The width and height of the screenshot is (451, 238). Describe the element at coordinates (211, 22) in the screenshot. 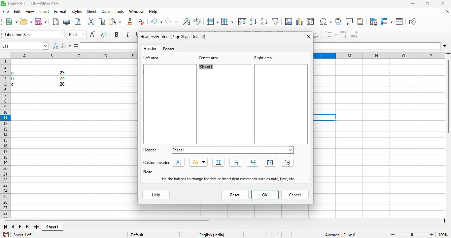

I see `column` at that location.